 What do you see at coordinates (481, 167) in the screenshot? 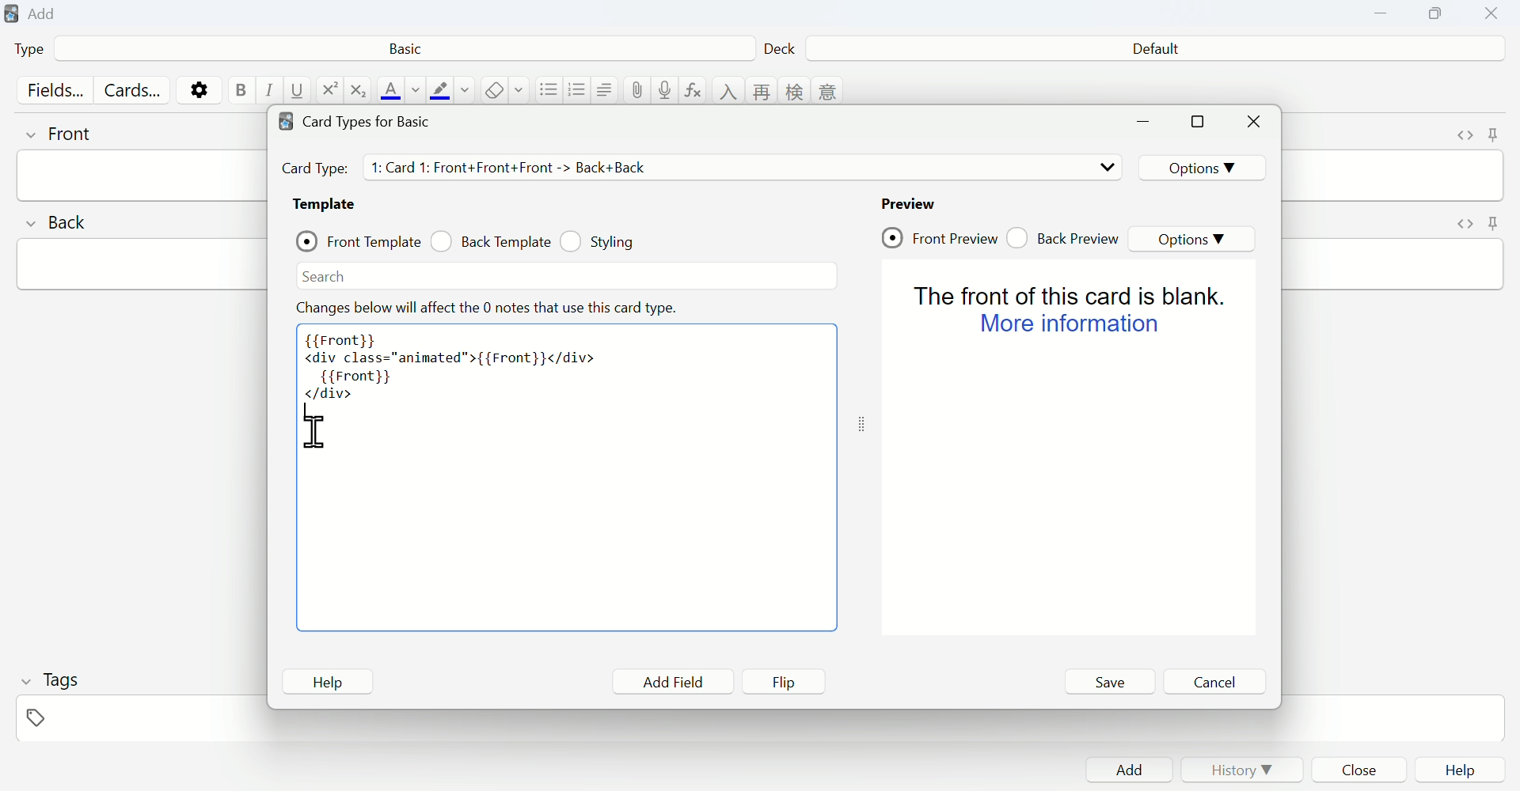
I see `Card Types details` at bounding box center [481, 167].